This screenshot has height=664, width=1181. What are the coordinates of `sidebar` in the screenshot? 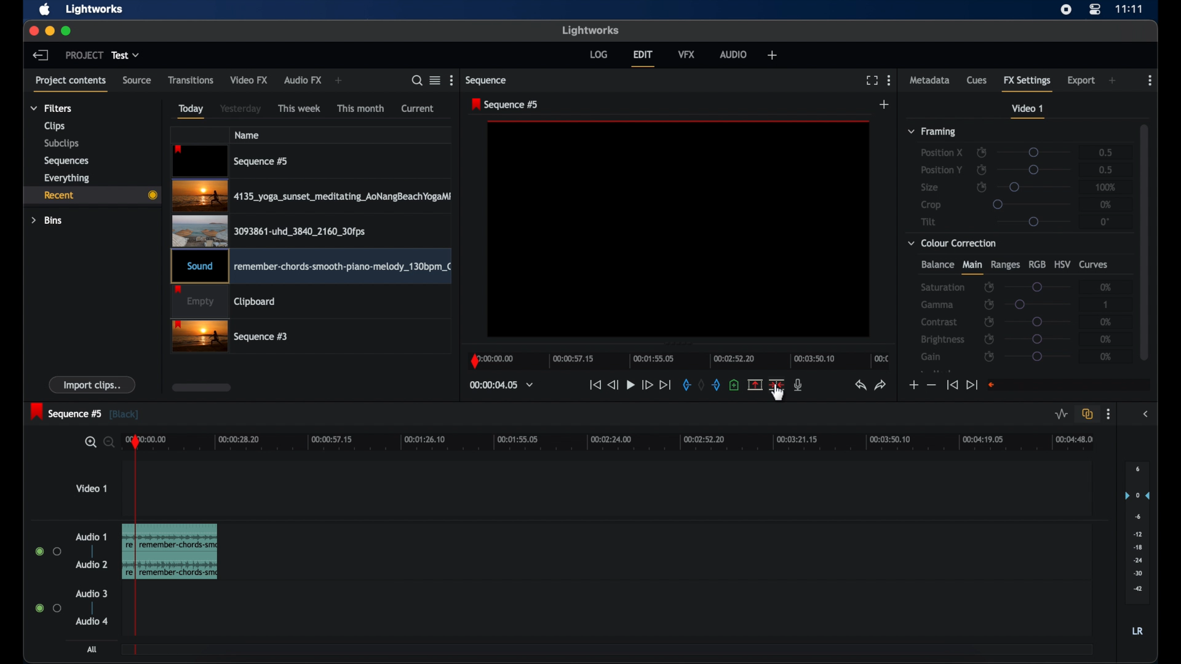 It's located at (1145, 414).